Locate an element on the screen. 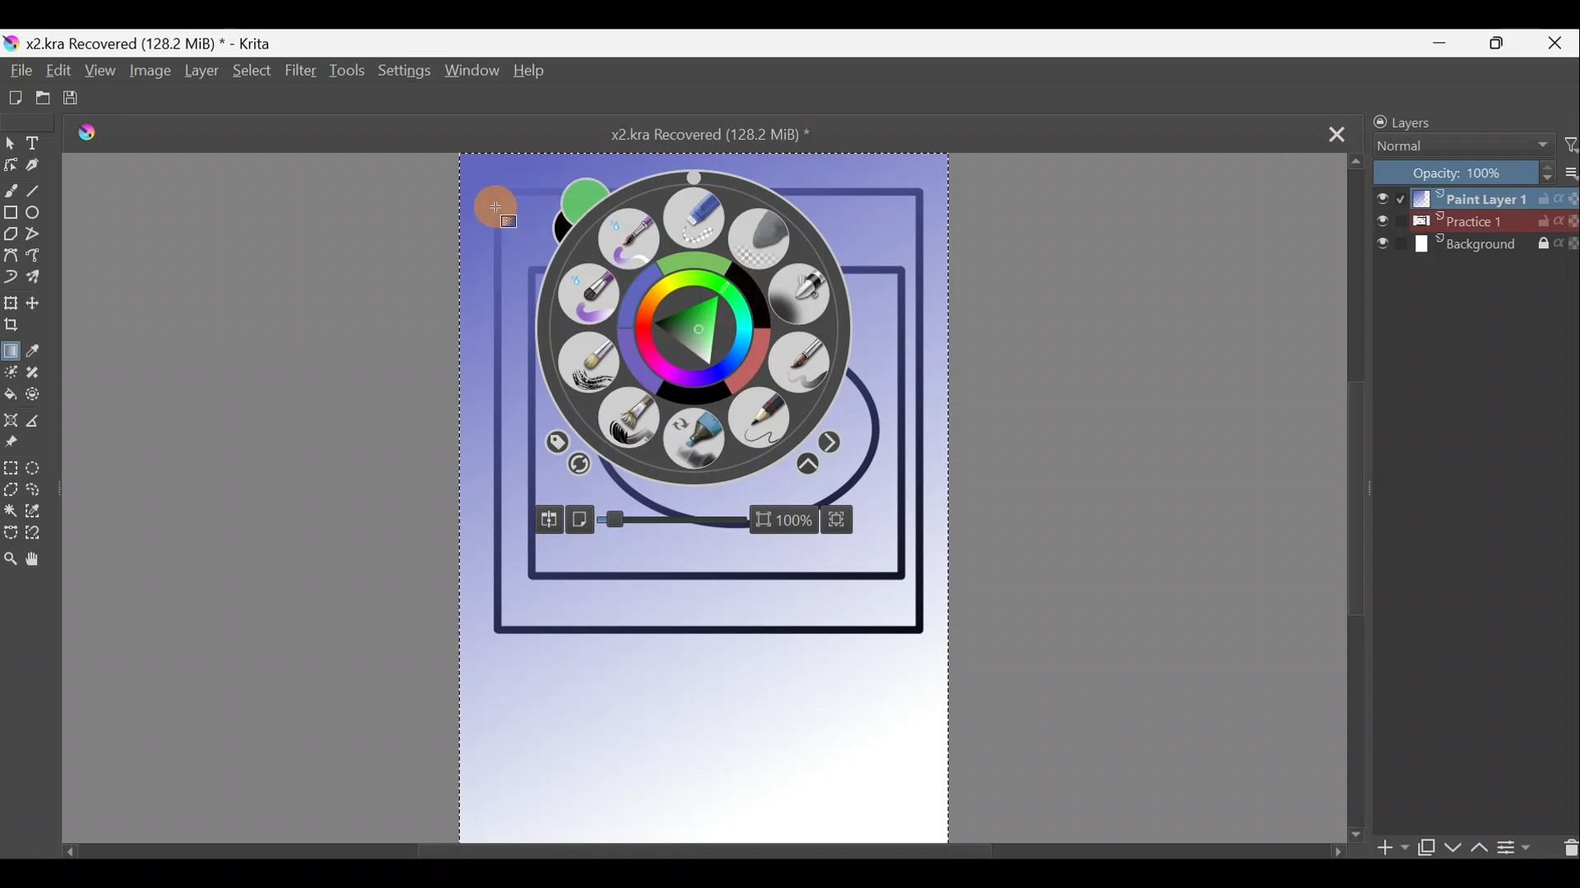 Image resolution: width=1580 pixels, height=888 pixels. Close is located at coordinates (1559, 42).